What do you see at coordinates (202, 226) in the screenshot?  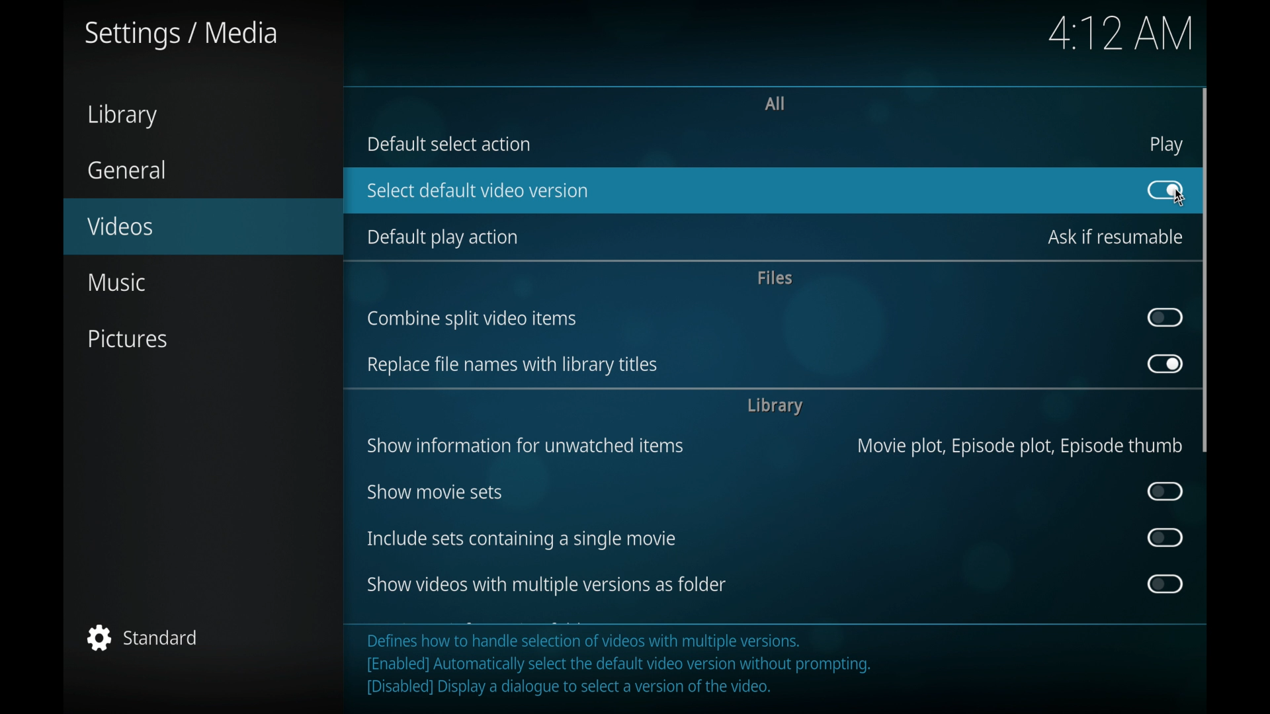 I see `videos` at bounding box center [202, 226].